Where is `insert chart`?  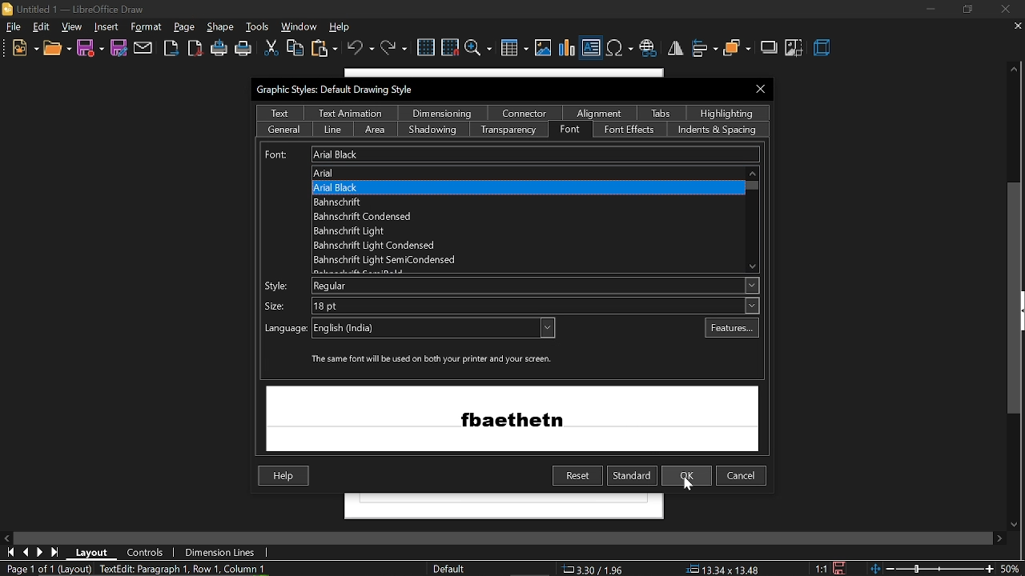 insert chart is located at coordinates (568, 49).